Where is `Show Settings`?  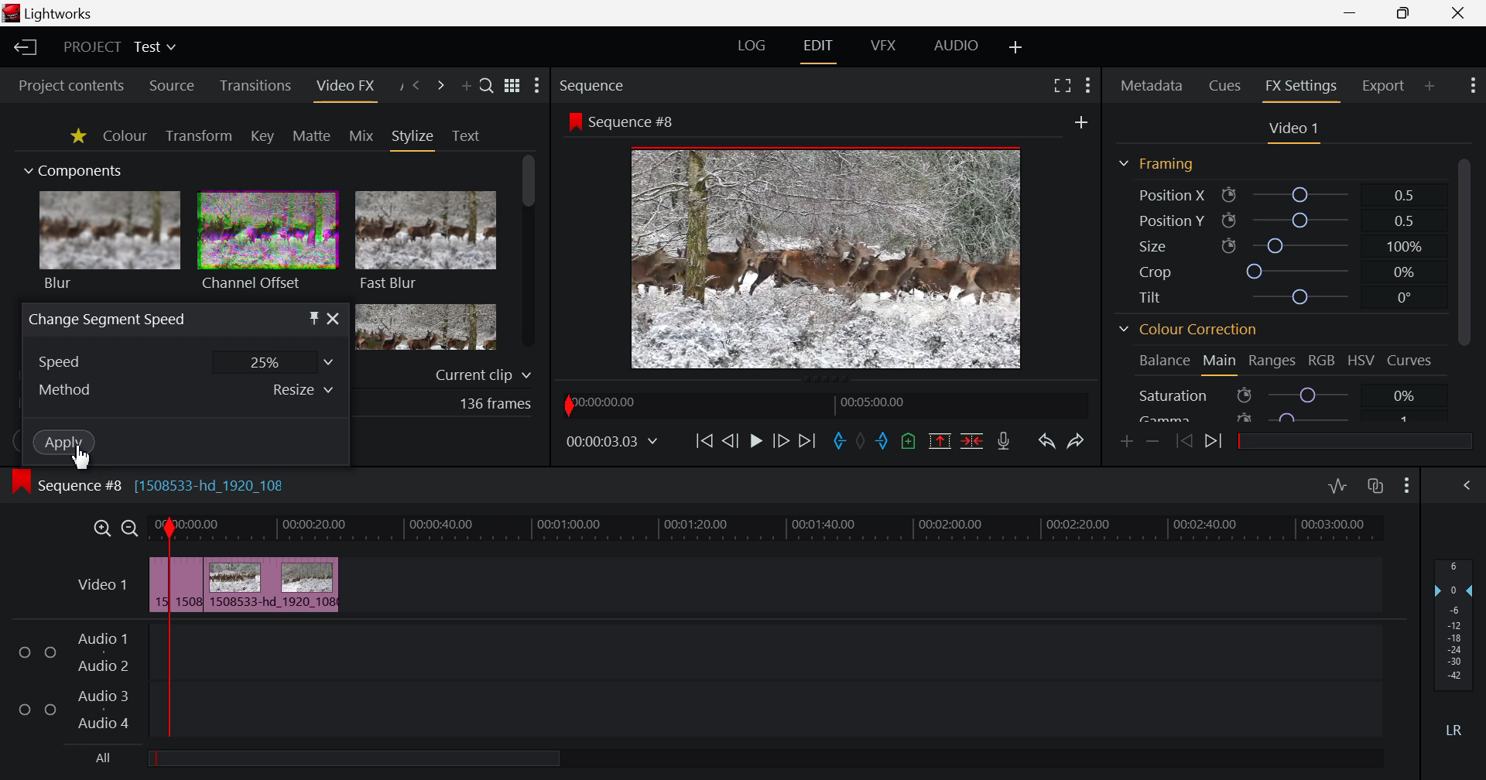
Show Settings is located at coordinates (1407, 487).